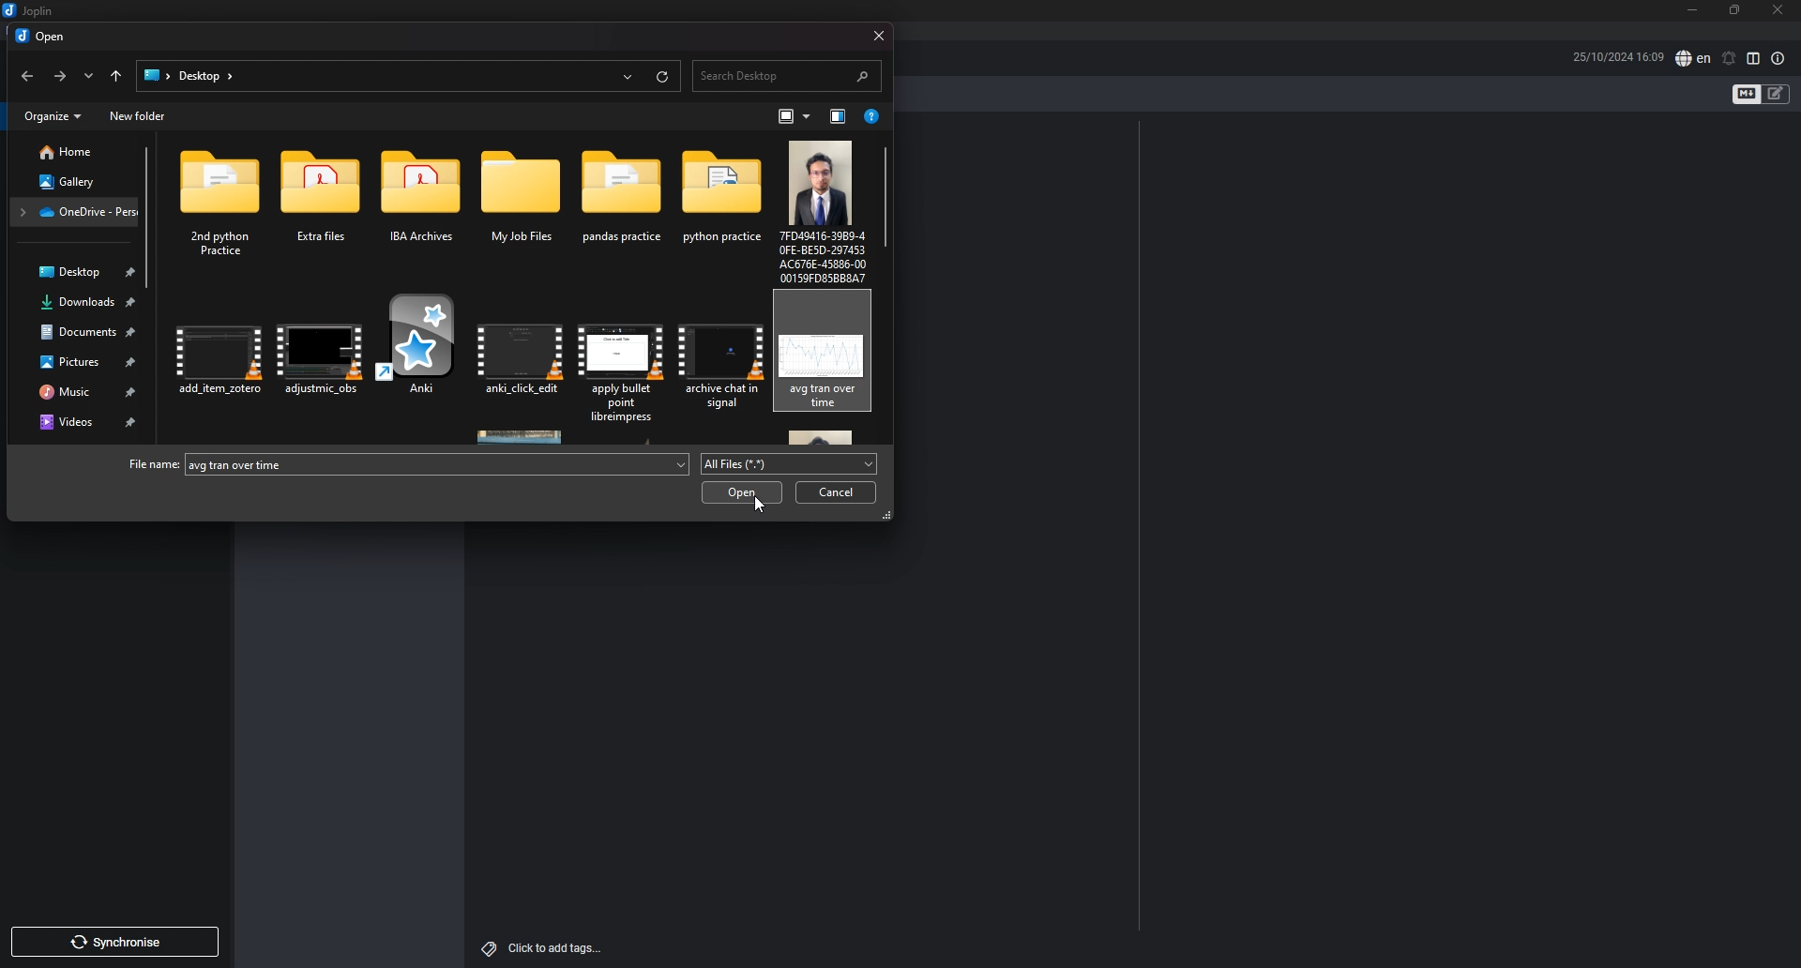 This screenshot has height=968, width=1801. What do you see at coordinates (873, 33) in the screenshot?
I see `close` at bounding box center [873, 33].